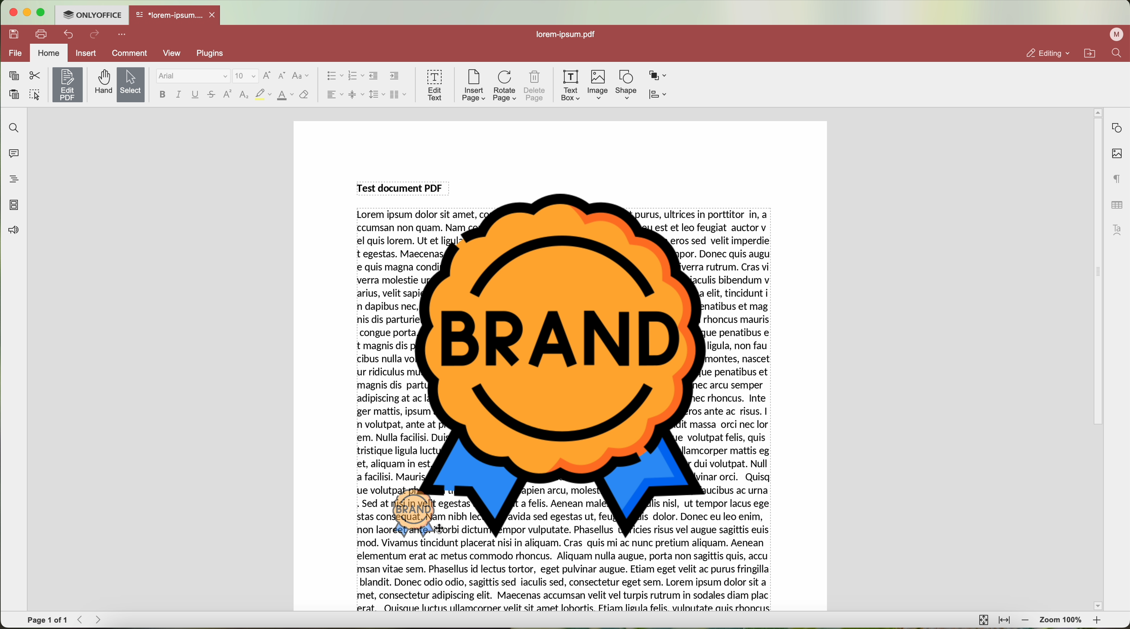  I want to click on insert columns, so click(399, 96).